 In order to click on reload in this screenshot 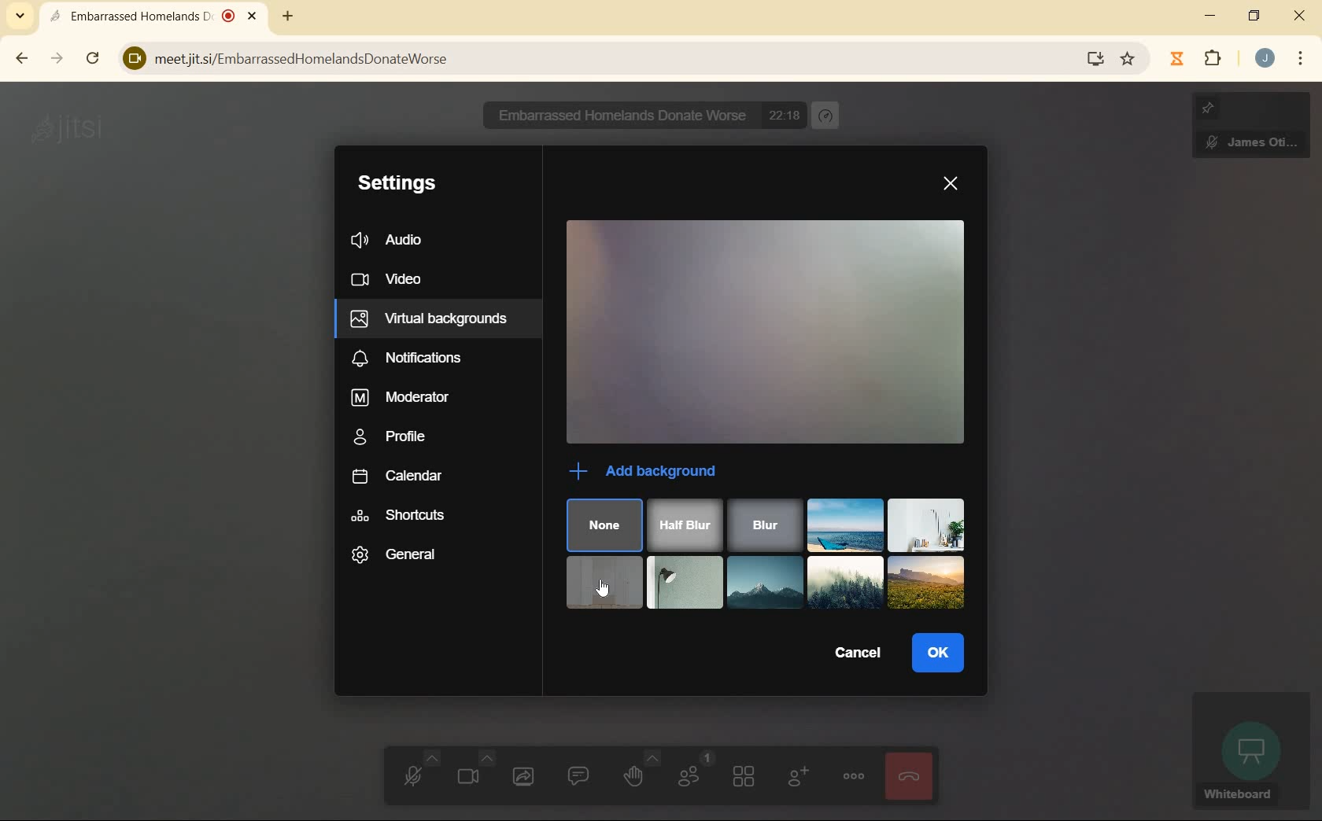, I will do `click(94, 59)`.